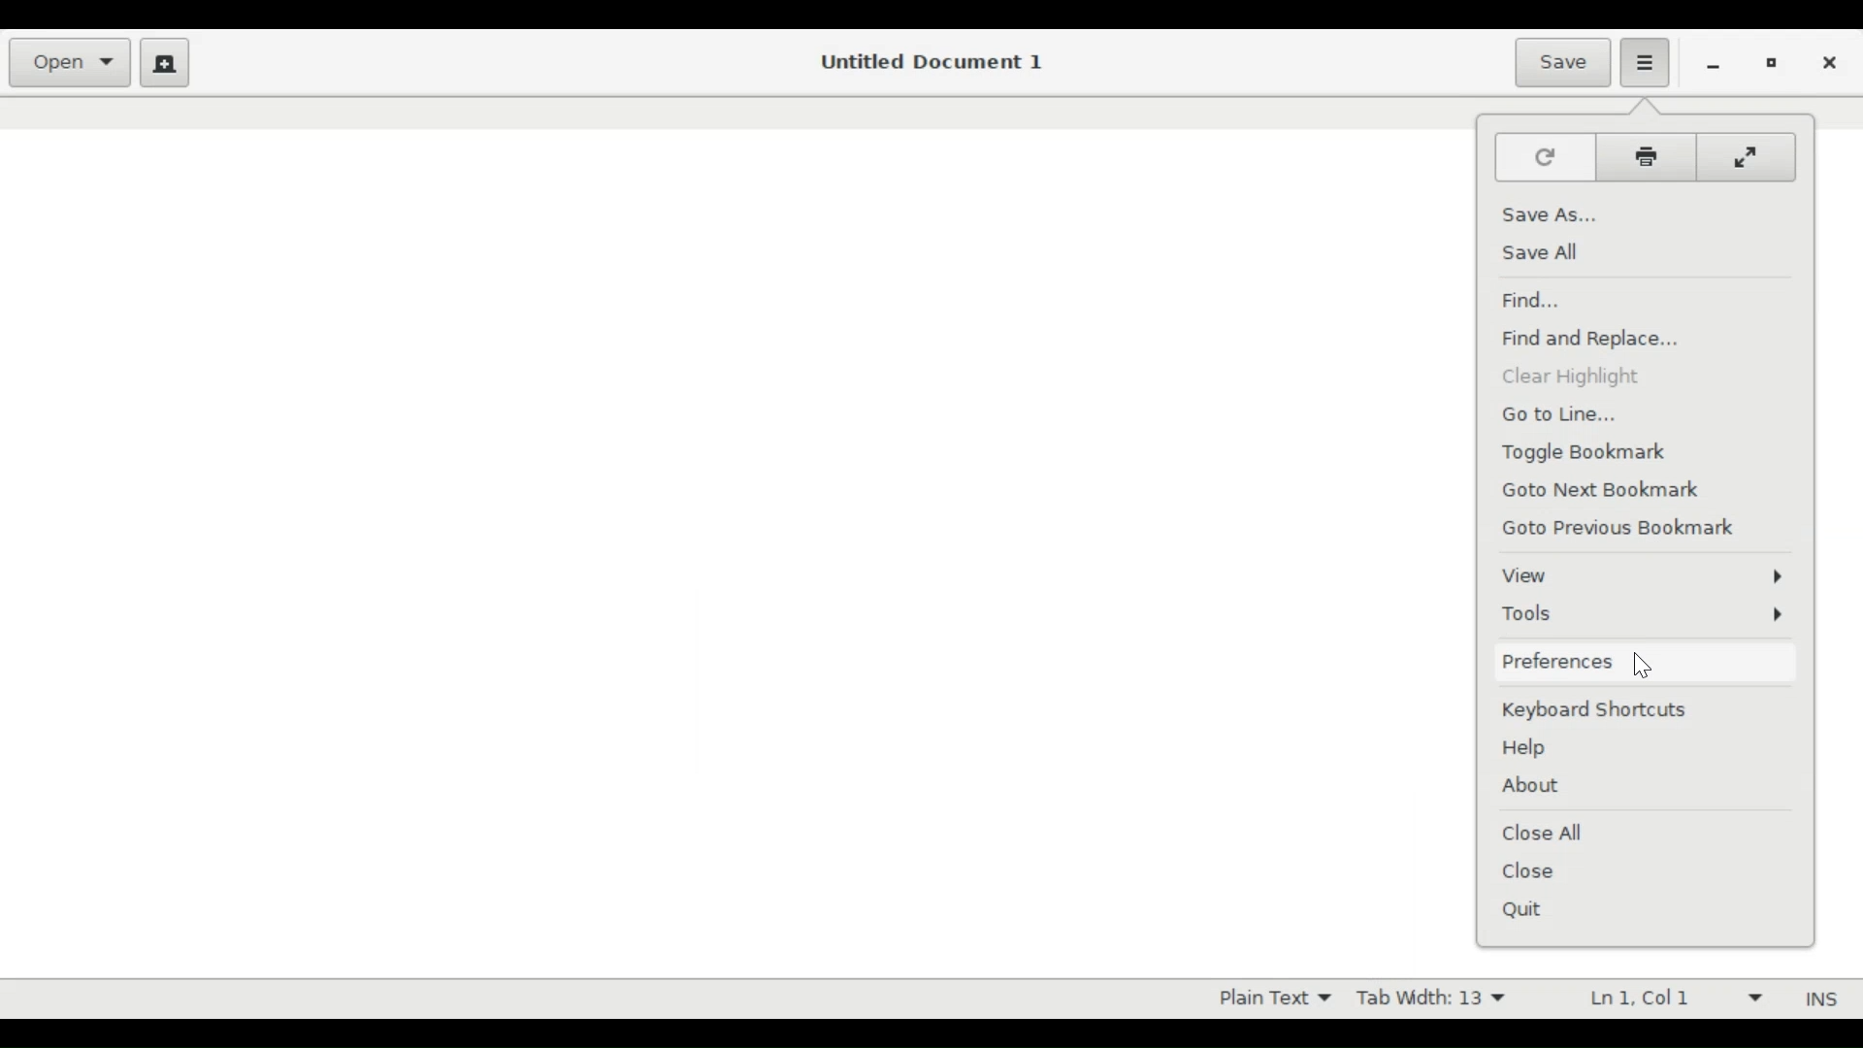 This screenshot has width=1863, height=1048. I want to click on Cursor, so click(1640, 665).